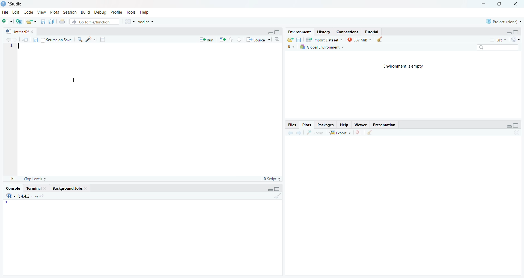 This screenshot has width=524, height=278. Describe the element at coordinates (482, 4) in the screenshot. I see `minimize` at that location.